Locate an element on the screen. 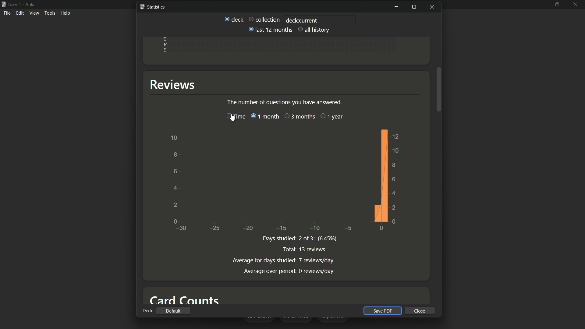 Image resolution: width=585 pixels, height=329 pixels. save pdf is located at coordinates (381, 311).